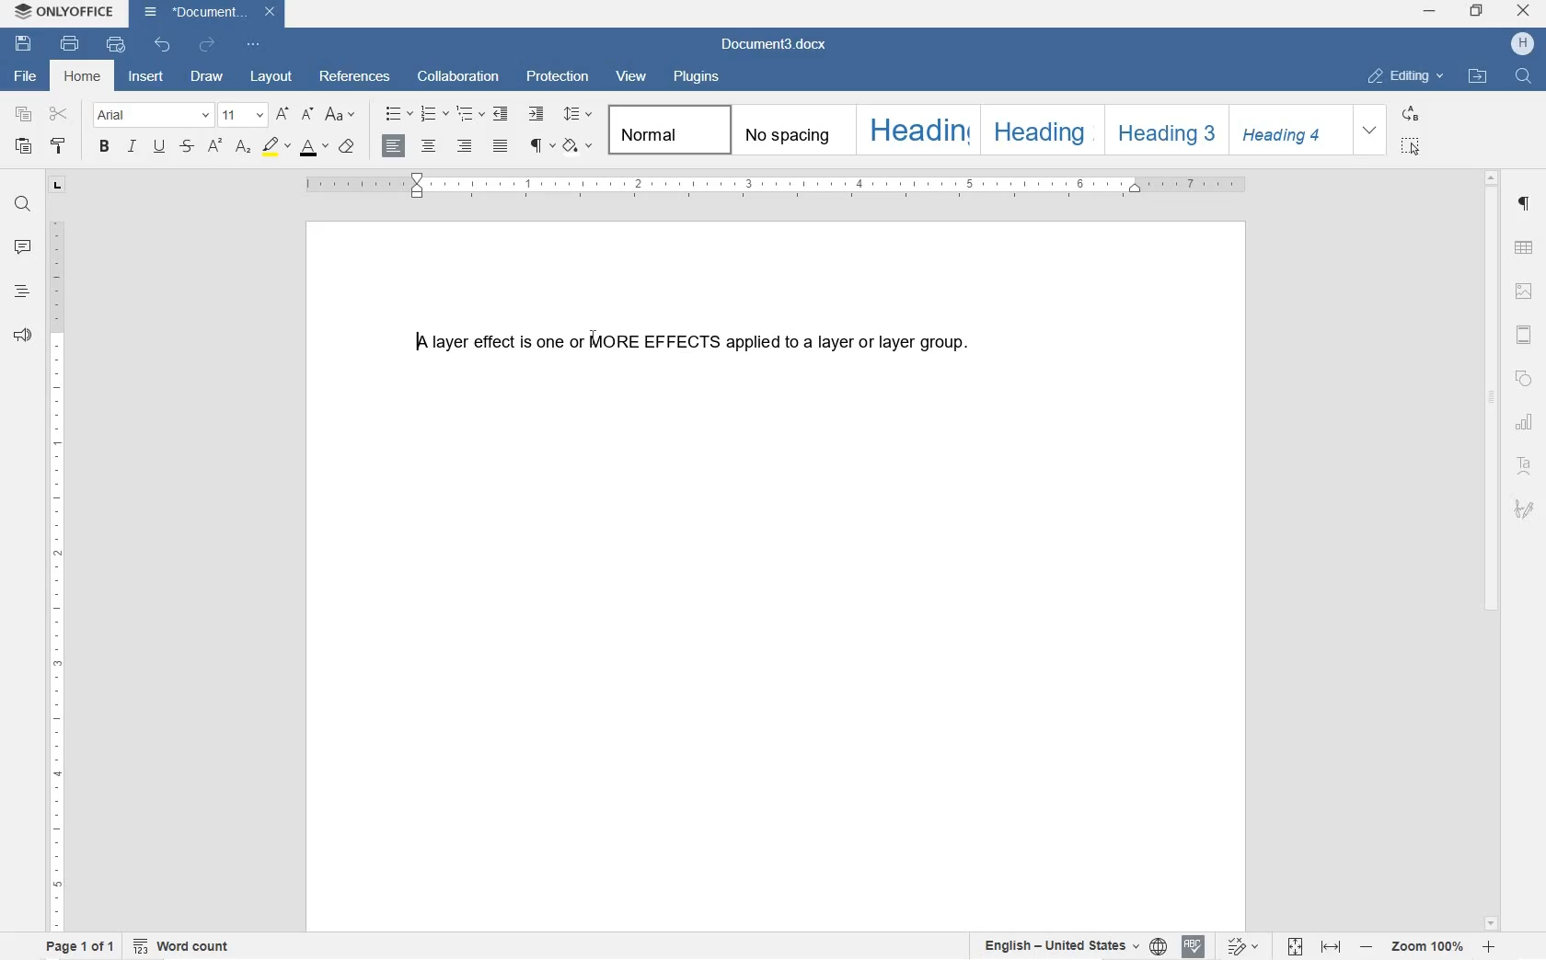 This screenshot has height=960, width=1546. I want to click on STRIKETHROUGH, so click(185, 147).